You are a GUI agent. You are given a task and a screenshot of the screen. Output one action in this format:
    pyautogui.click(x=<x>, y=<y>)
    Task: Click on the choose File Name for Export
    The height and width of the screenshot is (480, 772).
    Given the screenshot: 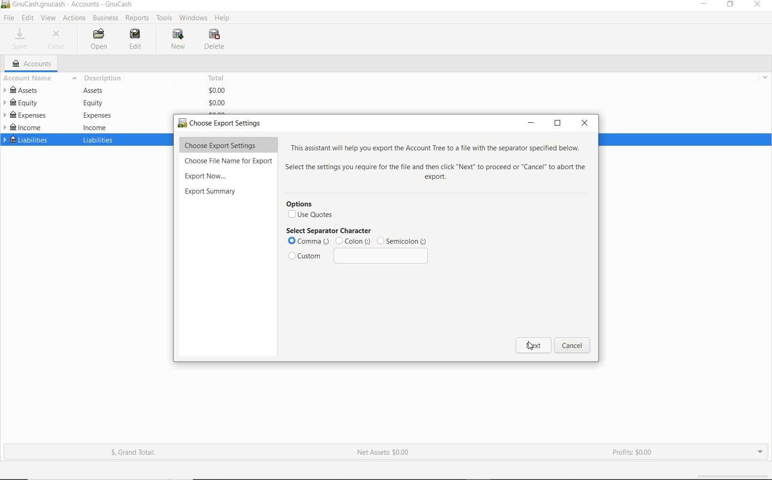 What is the action you would take?
    pyautogui.click(x=227, y=161)
    